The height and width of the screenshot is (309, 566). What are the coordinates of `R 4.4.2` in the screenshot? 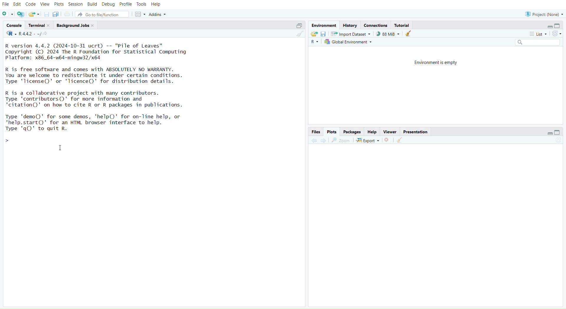 It's located at (24, 34).